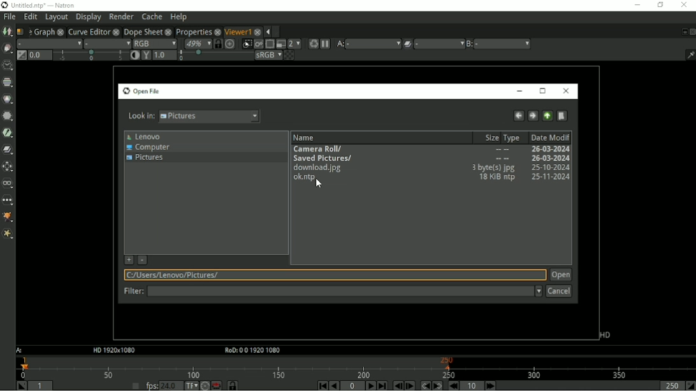 The image size is (696, 391). I want to click on Switch between "neutral" 1.0 gain f-stop and the previous setting, so click(20, 55).